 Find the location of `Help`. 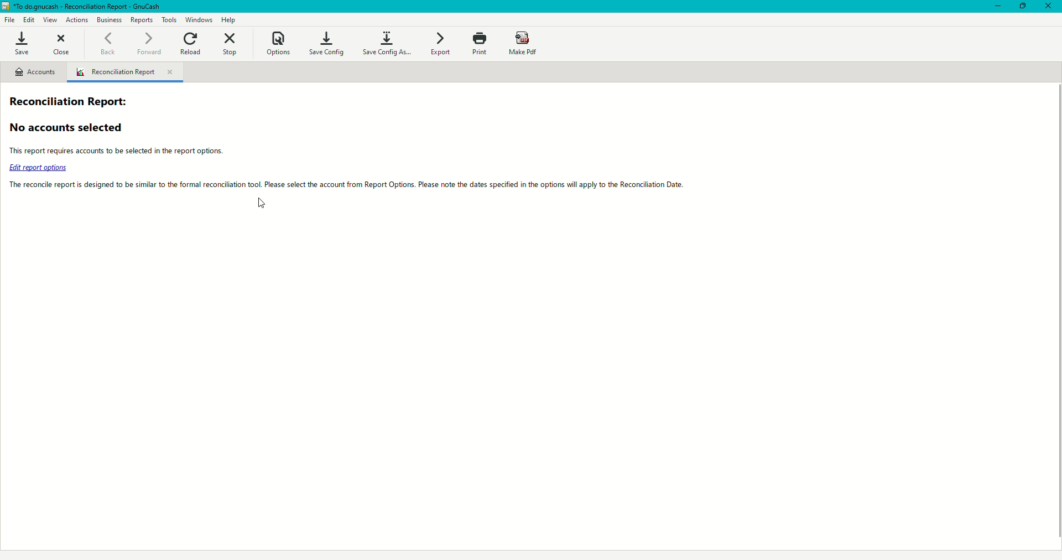

Help is located at coordinates (229, 20).